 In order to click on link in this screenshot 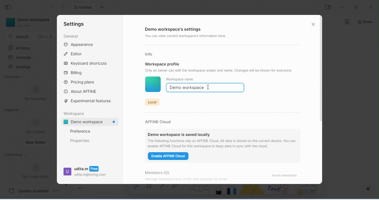, I will do `click(177, 189)`.